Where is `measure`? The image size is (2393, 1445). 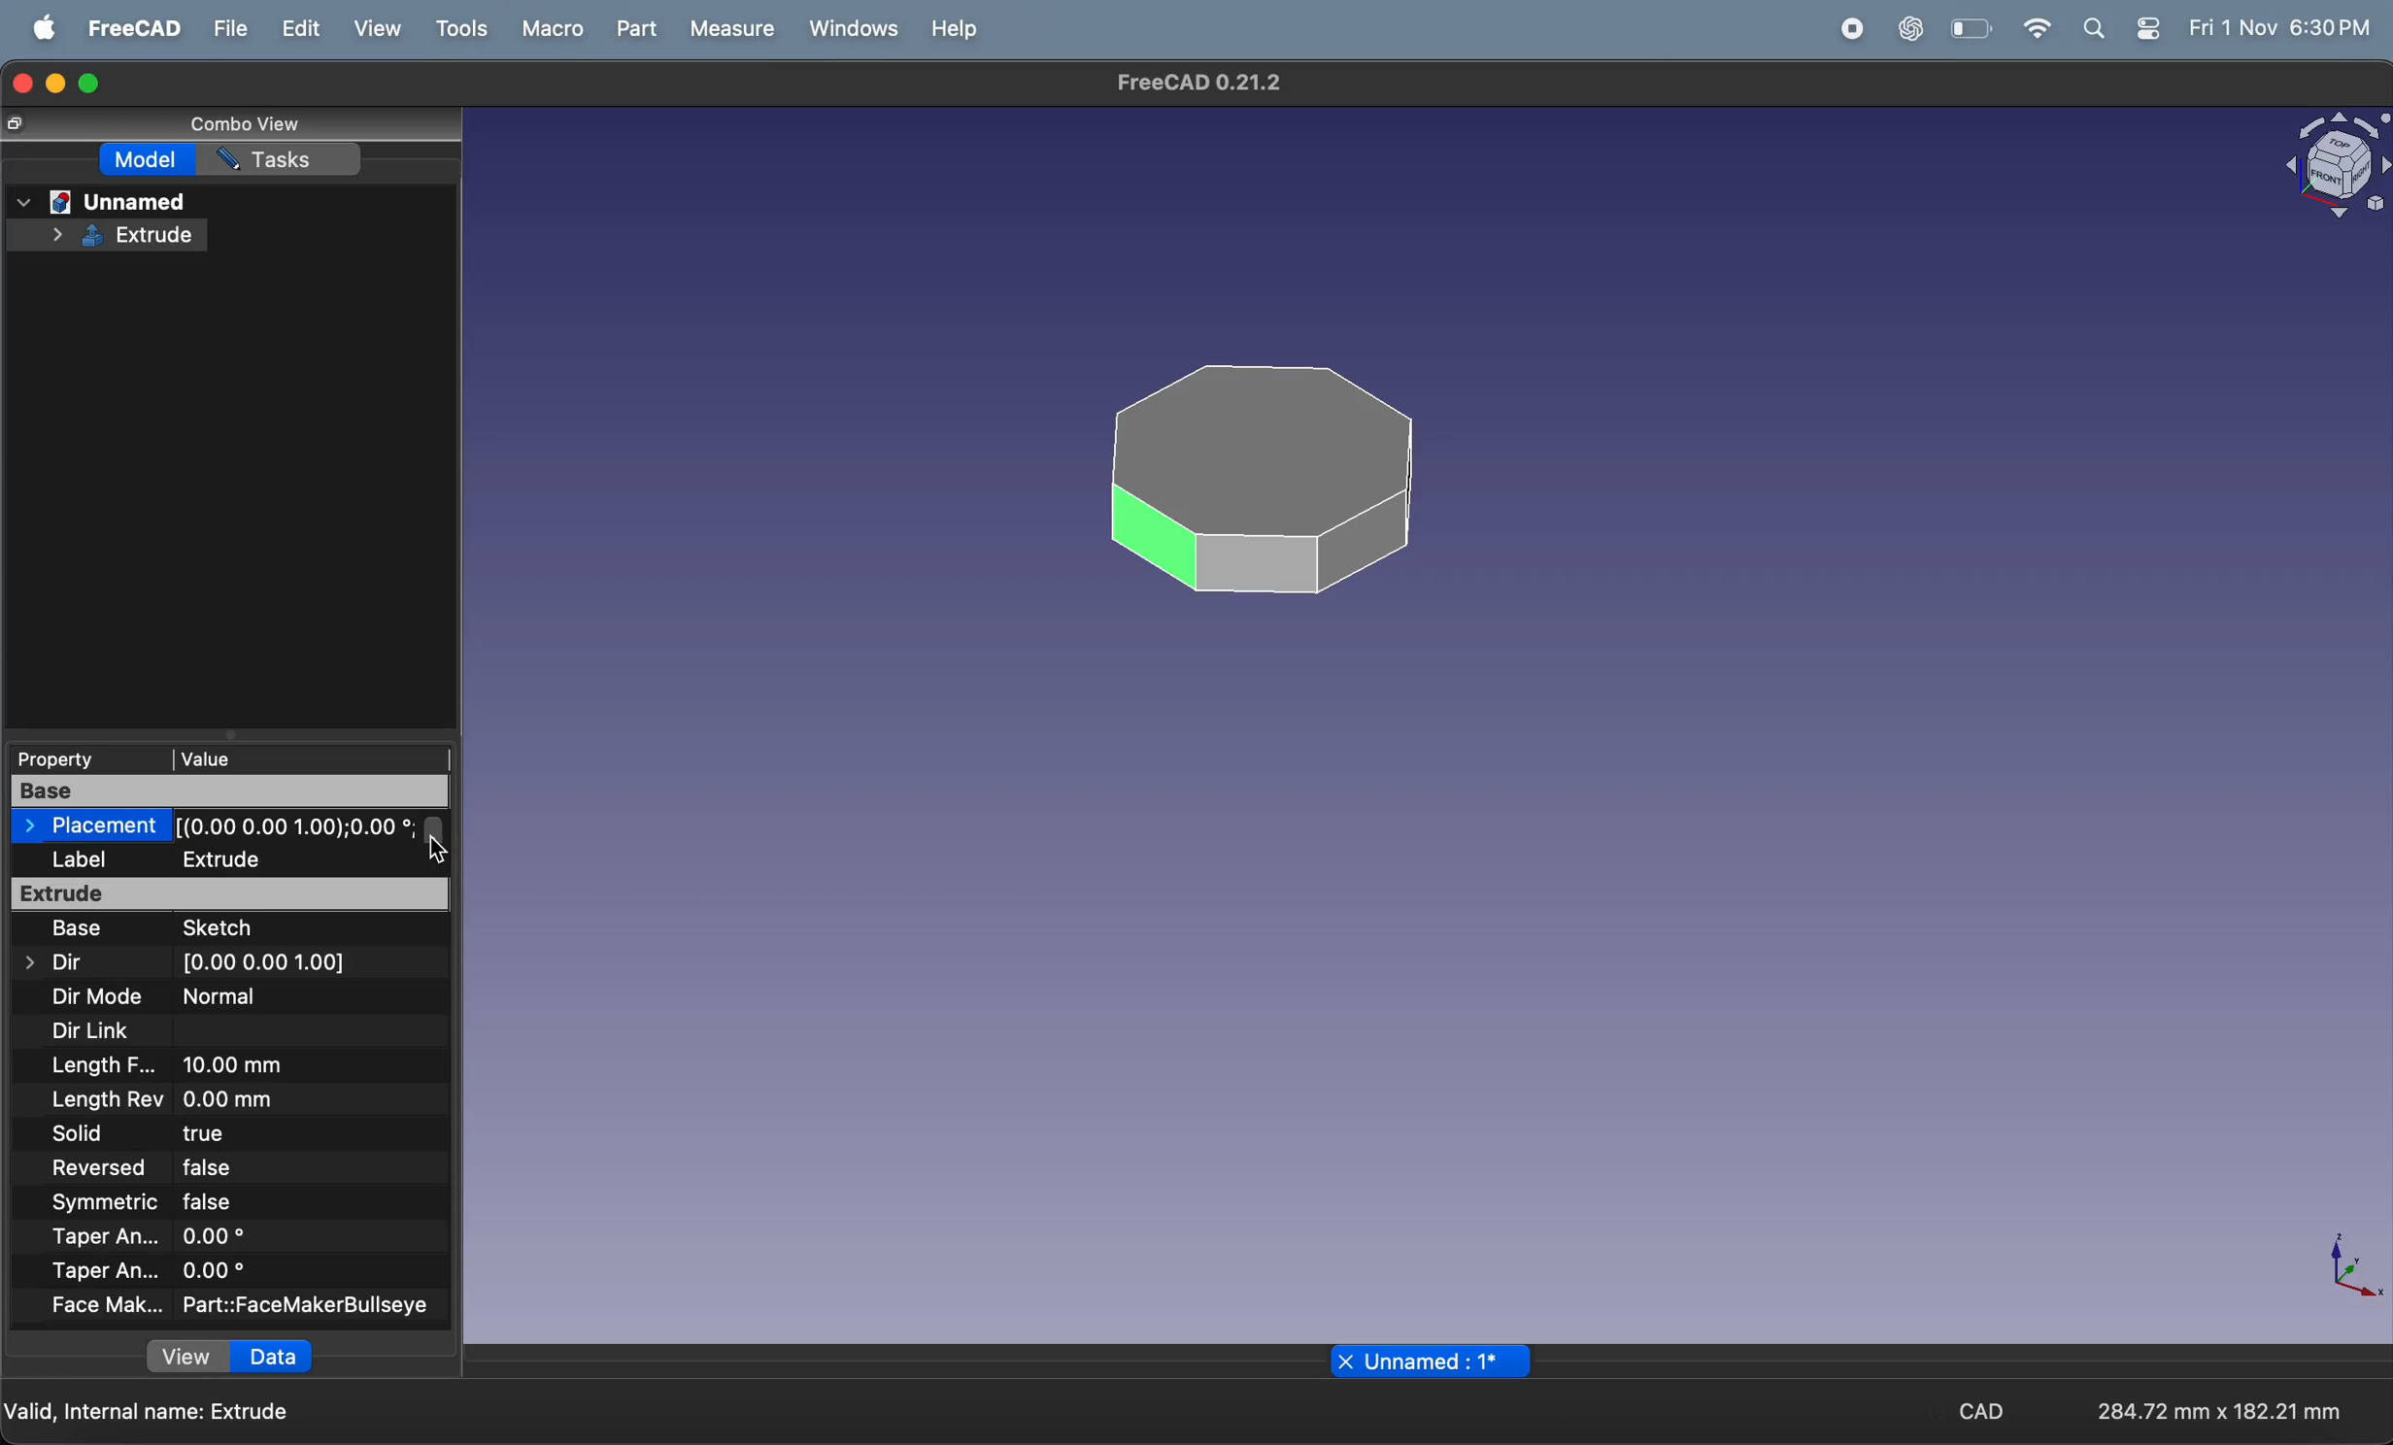
measure is located at coordinates (733, 27).